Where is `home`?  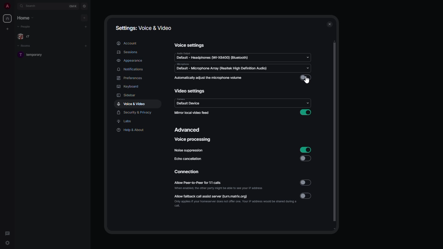 home is located at coordinates (8, 18).